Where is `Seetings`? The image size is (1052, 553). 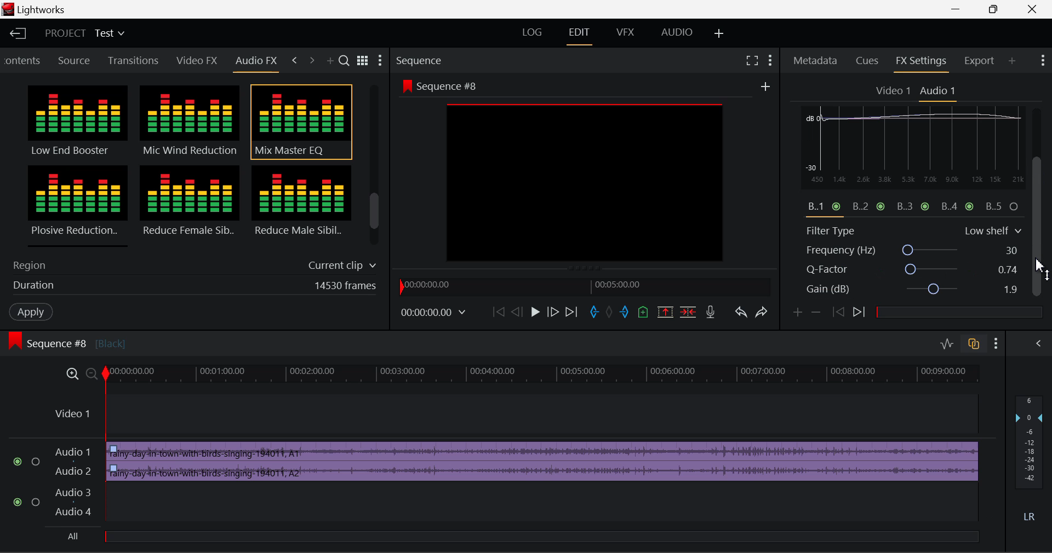
Seetings is located at coordinates (1023, 116).